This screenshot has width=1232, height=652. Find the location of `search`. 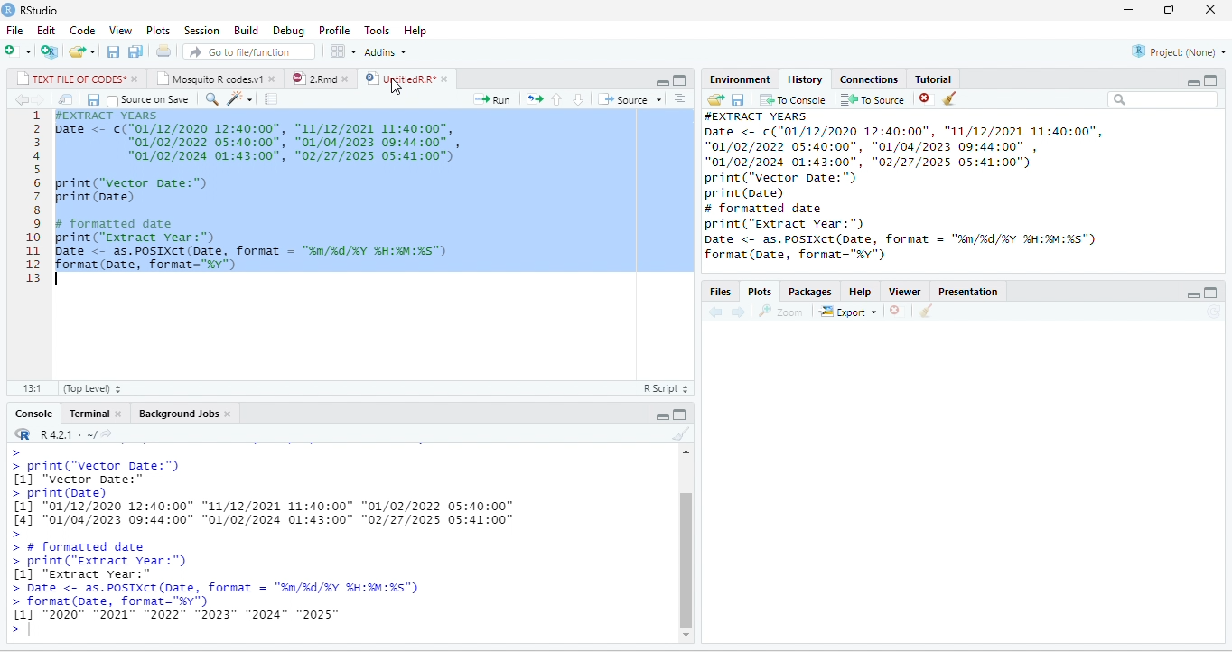

search is located at coordinates (211, 99).